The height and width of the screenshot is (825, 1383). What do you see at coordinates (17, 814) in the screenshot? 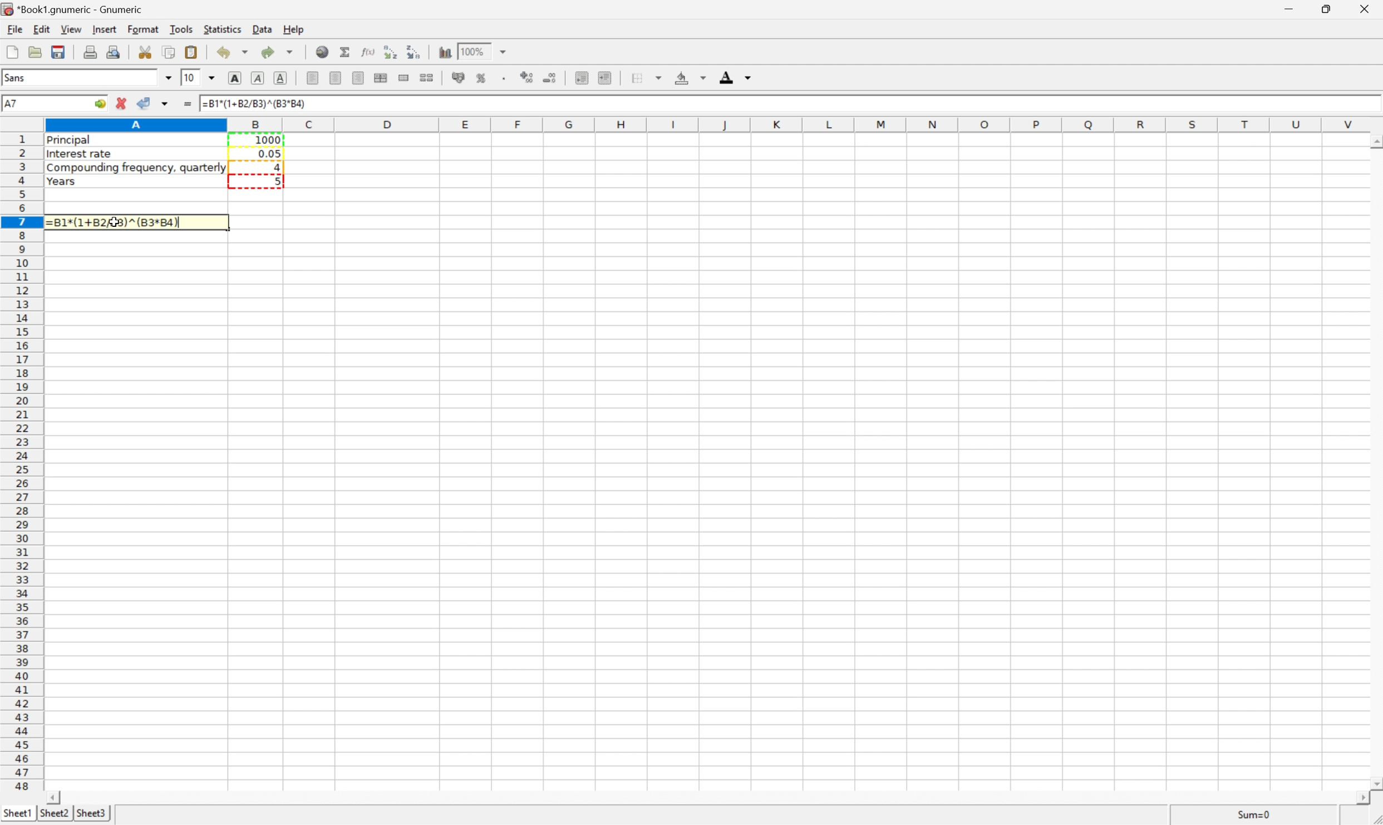
I see `sheet1` at bounding box center [17, 814].